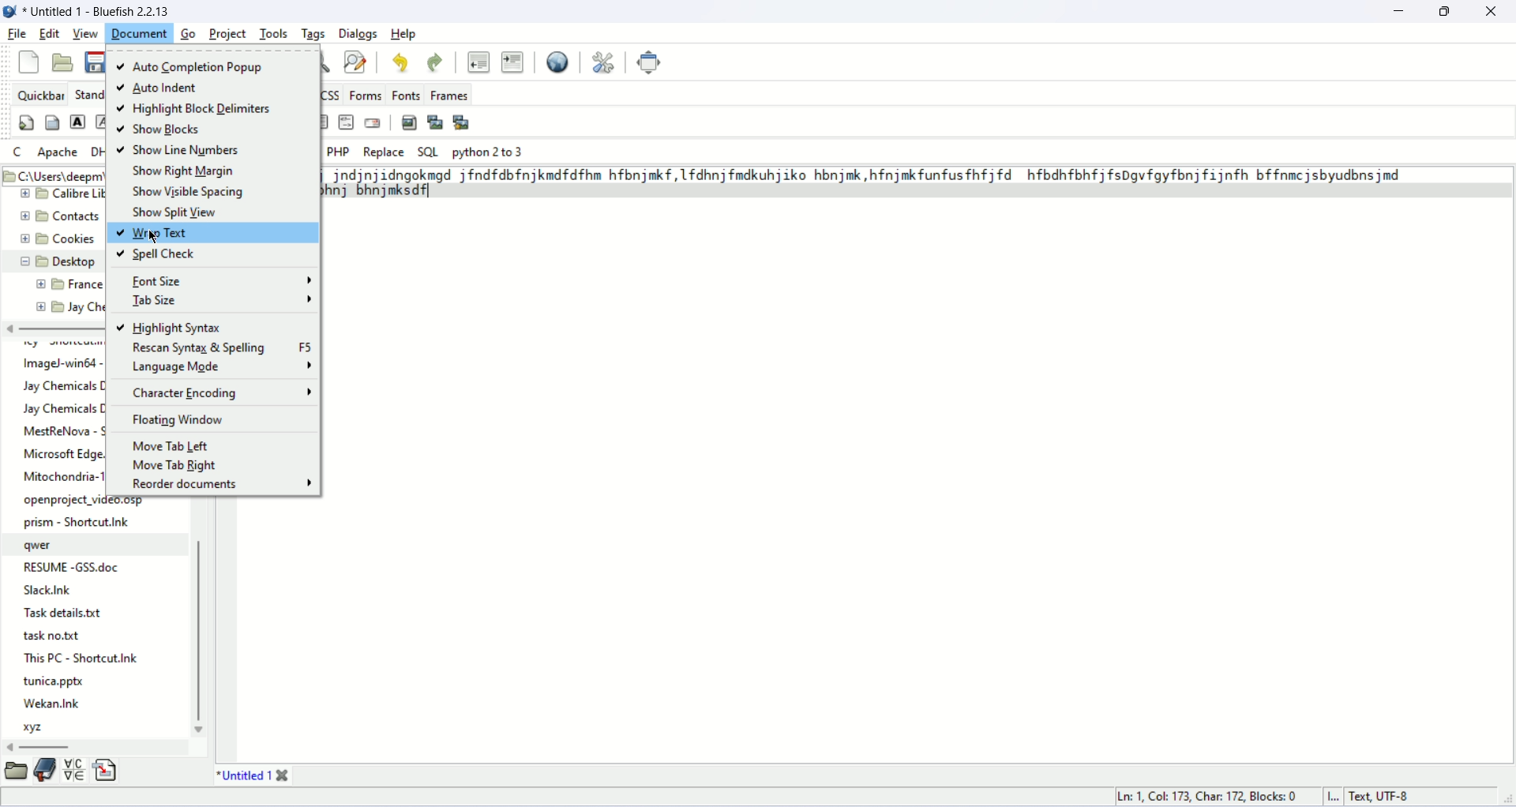 This screenshot has height=807, width=1516. What do you see at coordinates (56, 681) in the screenshot?
I see `tunica.pptx` at bounding box center [56, 681].